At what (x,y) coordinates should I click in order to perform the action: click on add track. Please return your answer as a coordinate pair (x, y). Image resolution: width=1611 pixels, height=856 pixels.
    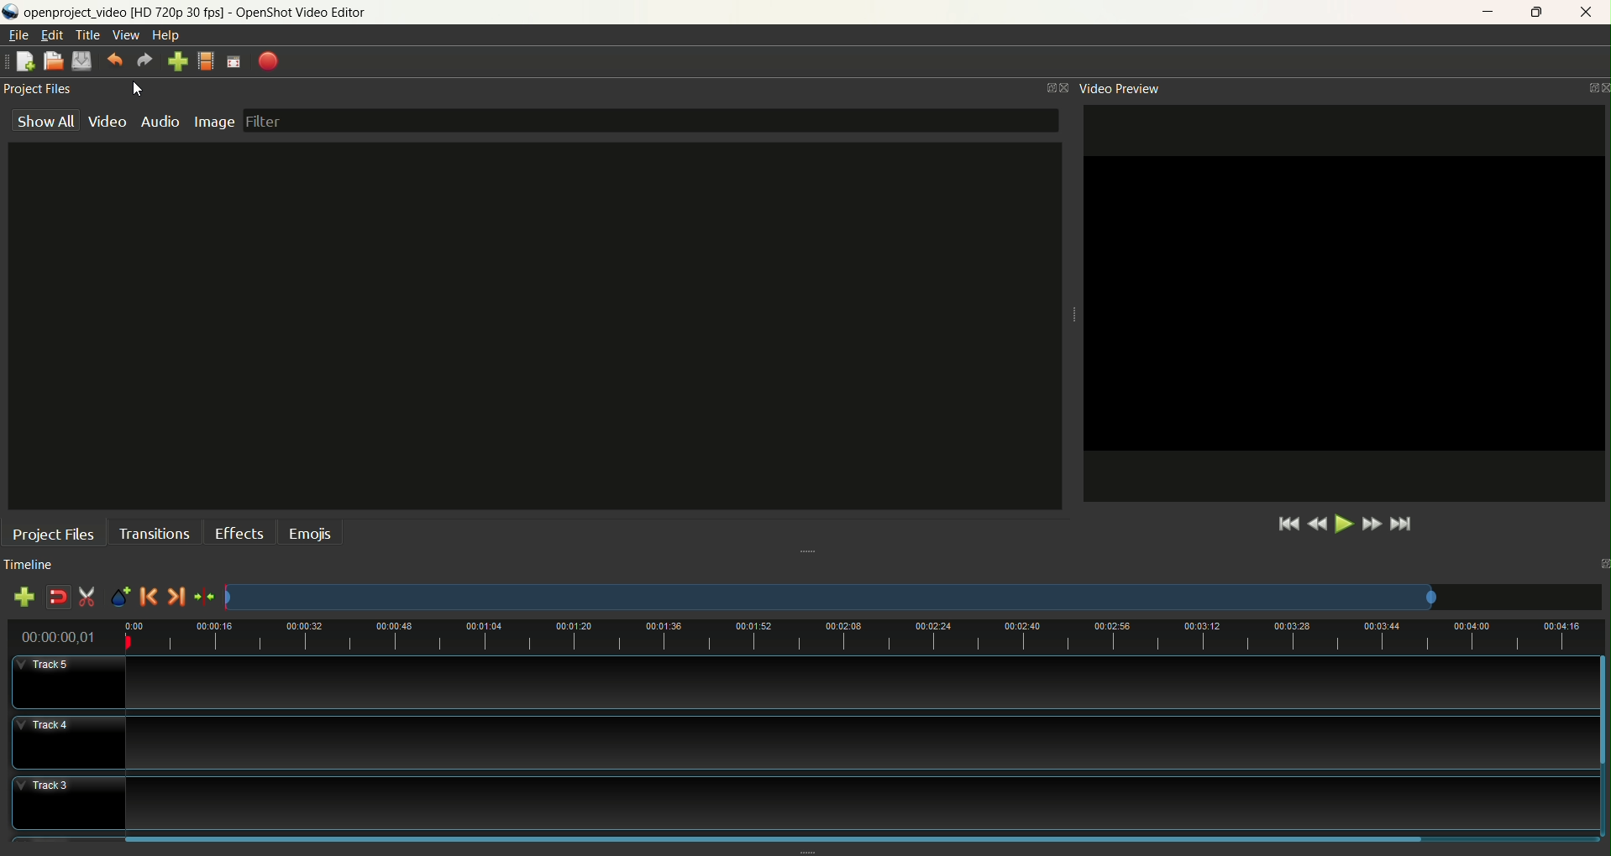
    Looking at the image, I should click on (23, 598).